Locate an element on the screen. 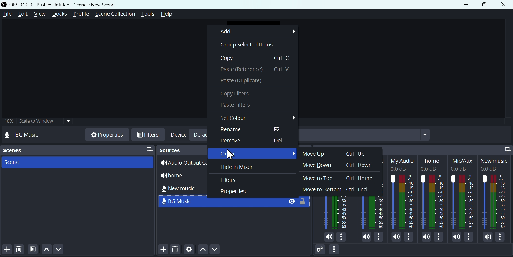  More is located at coordinates (378, 236).